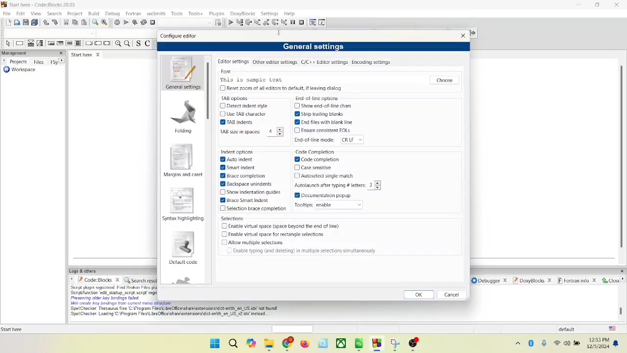 The image size is (627, 353). I want to click on logo, so click(4, 4).